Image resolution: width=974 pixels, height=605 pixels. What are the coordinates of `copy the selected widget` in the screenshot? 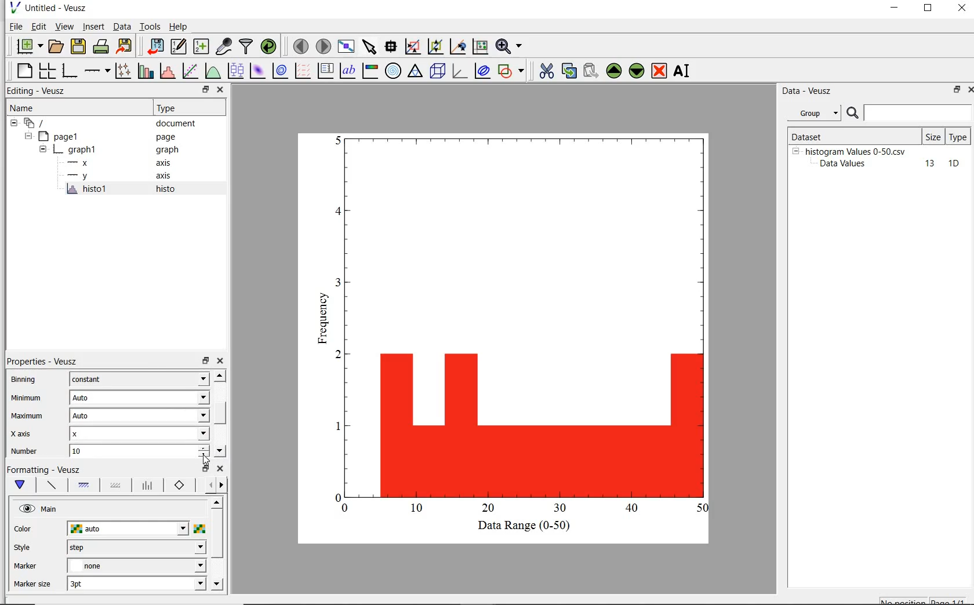 It's located at (568, 72).